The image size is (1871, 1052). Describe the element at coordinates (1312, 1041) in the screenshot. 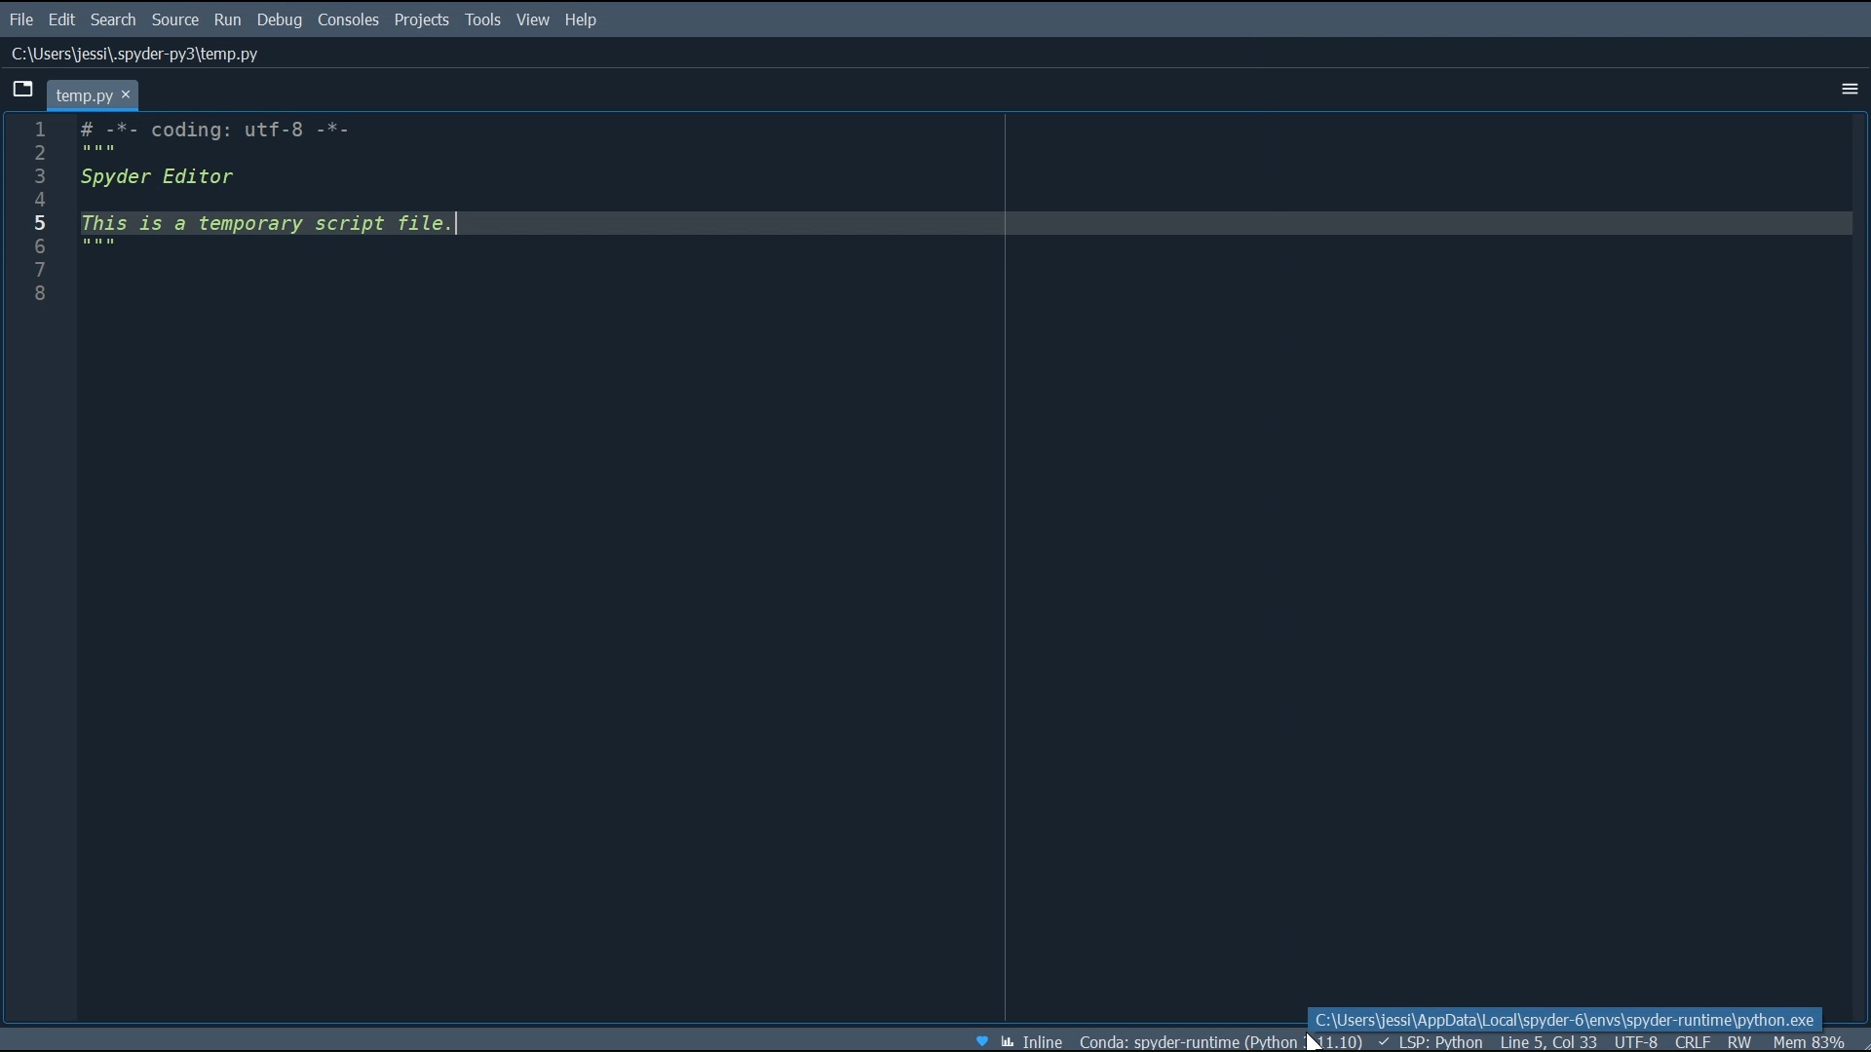

I see `Cursor` at that location.